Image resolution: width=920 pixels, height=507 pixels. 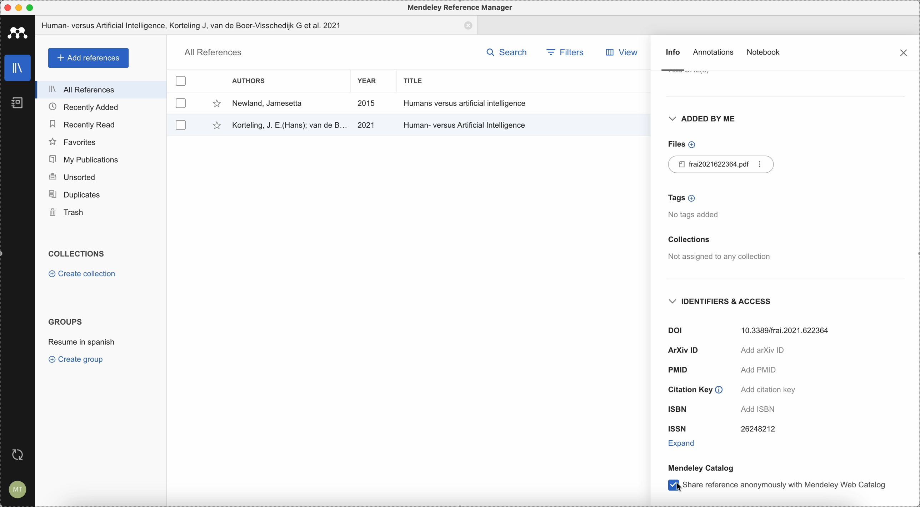 I want to click on added by me, so click(x=701, y=121).